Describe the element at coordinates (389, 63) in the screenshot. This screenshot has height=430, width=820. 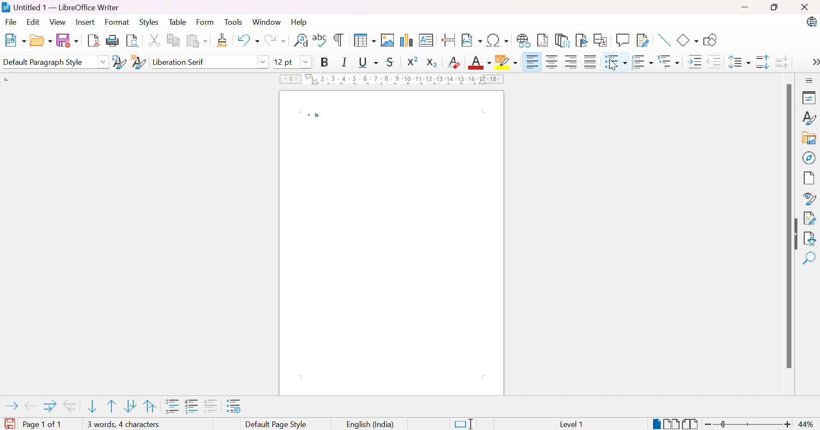
I see `Strikethrough` at that location.